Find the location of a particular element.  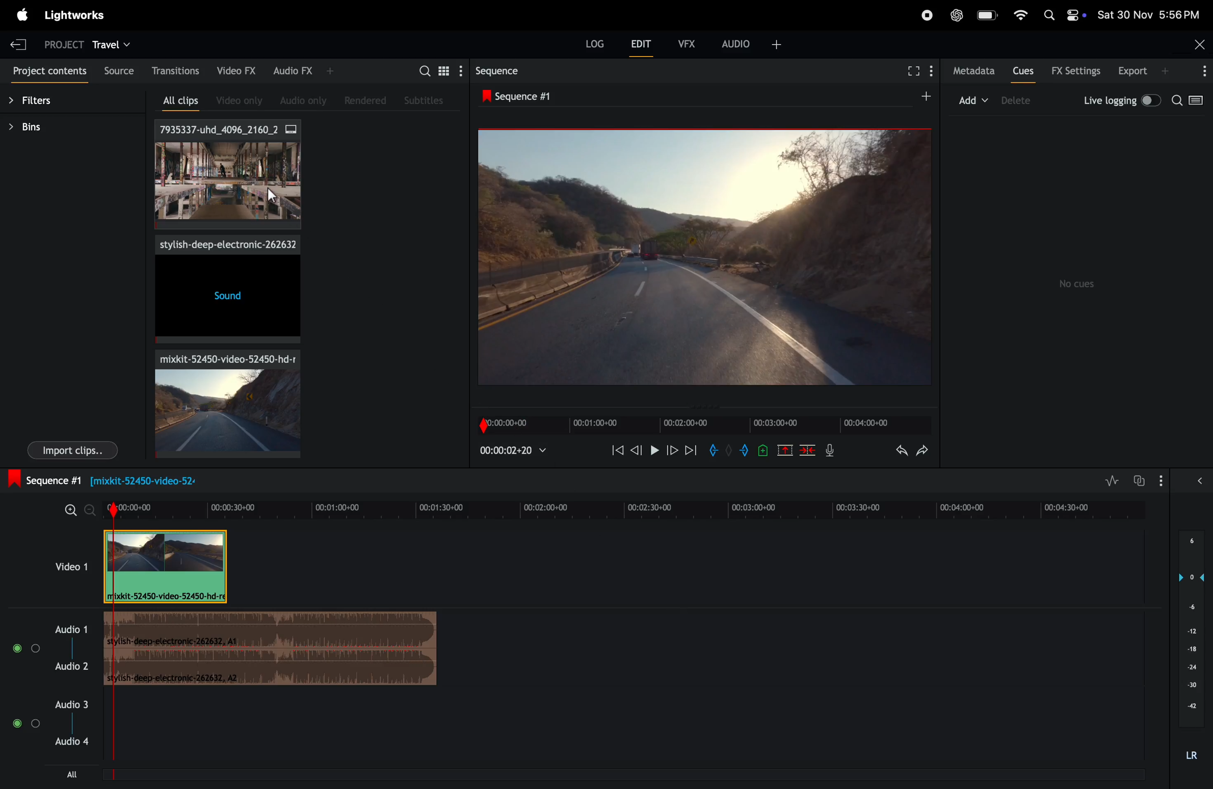

subtitles is located at coordinates (424, 99).